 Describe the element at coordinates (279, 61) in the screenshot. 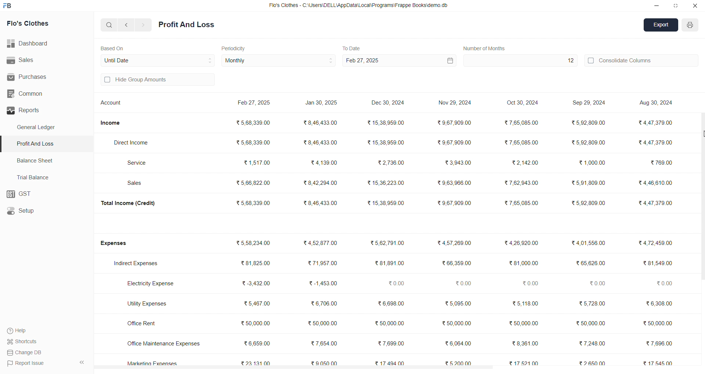

I see `Monthly` at that location.